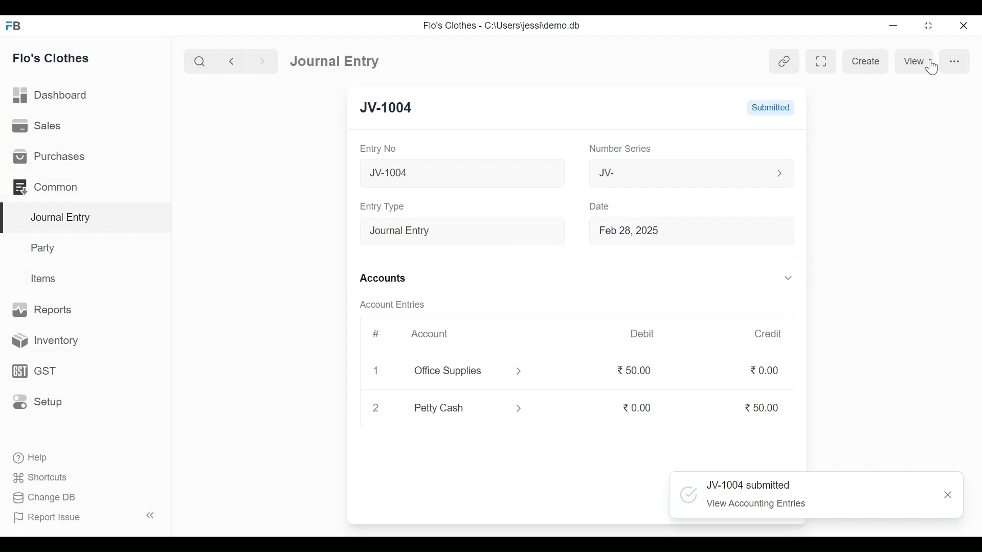  I want to click on Frappe Books Desktop Icon, so click(14, 26).